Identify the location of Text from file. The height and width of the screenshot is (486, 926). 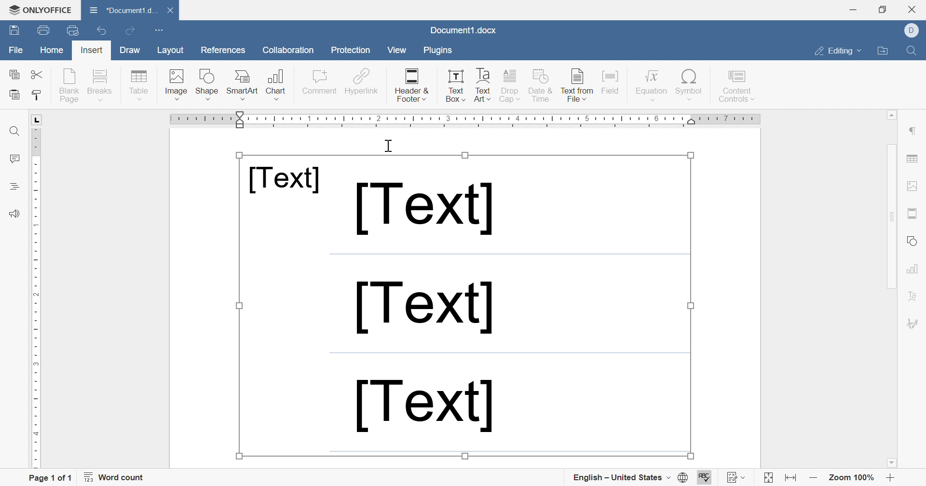
(578, 86).